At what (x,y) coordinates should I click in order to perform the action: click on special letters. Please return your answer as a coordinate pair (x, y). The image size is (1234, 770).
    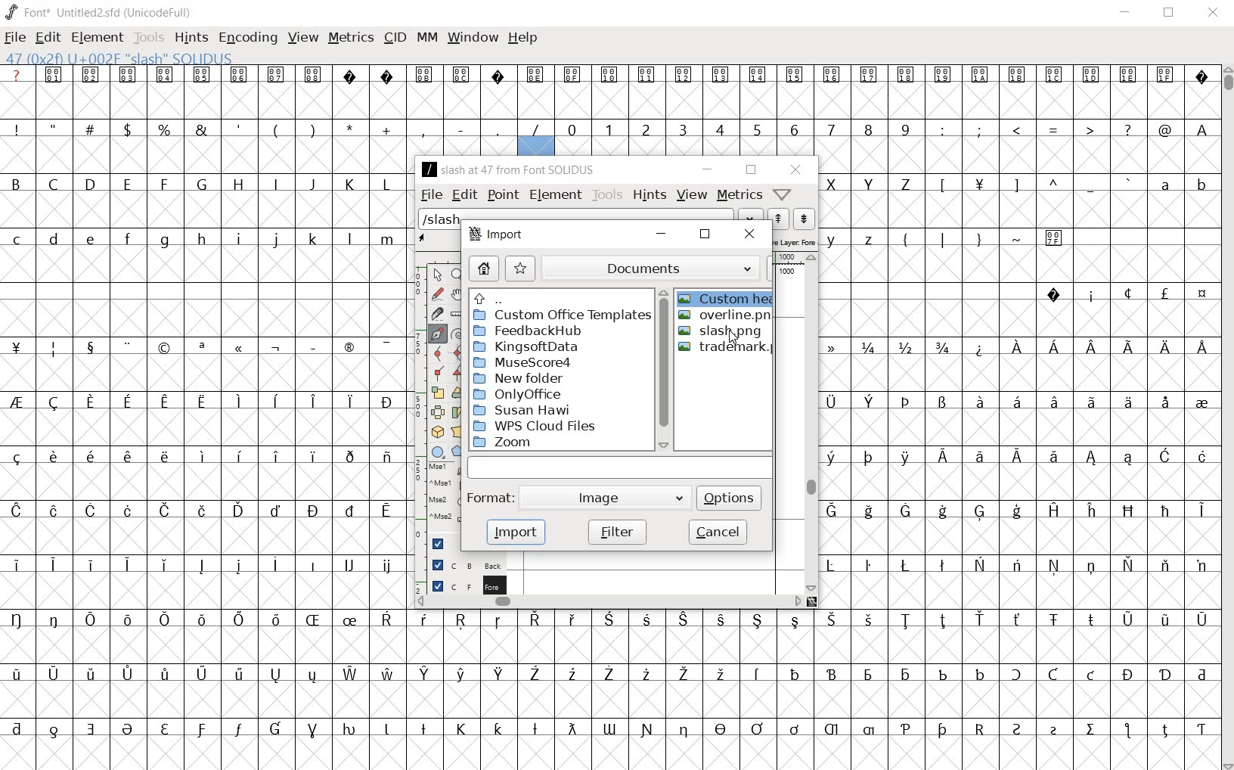
    Looking at the image, I should click on (208, 402).